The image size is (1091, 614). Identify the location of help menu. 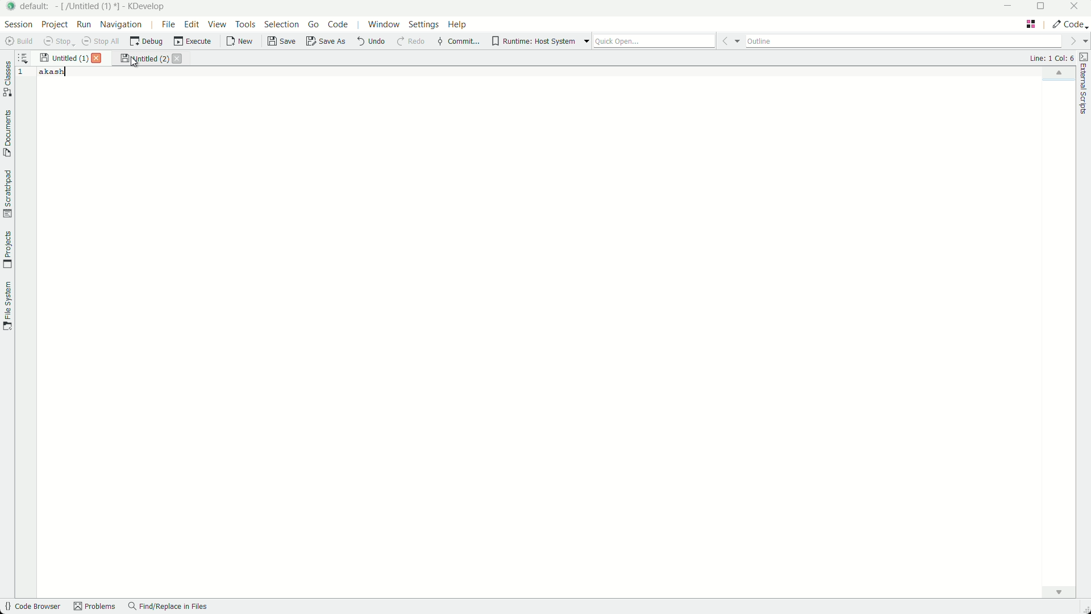
(457, 26).